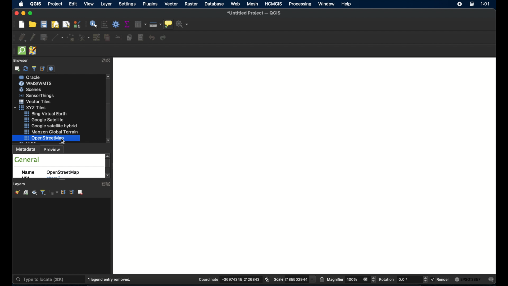 The image size is (508, 286). What do you see at coordinates (48, 114) in the screenshot?
I see `sensor things` at bounding box center [48, 114].